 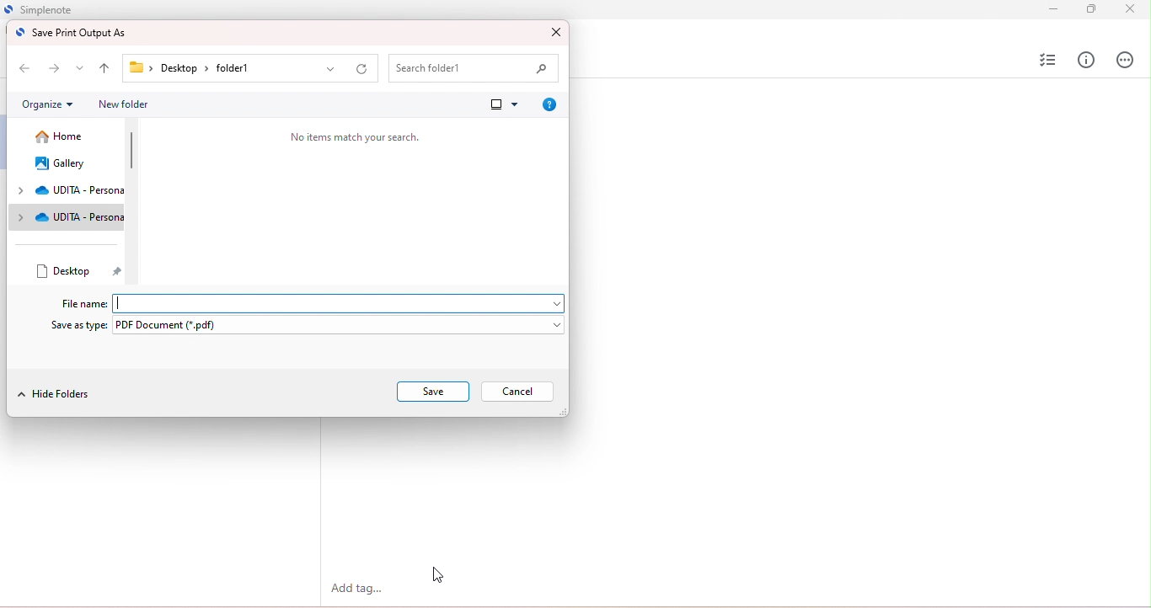 What do you see at coordinates (361, 70) in the screenshot?
I see `refresh` at bounding box center [361, 70].